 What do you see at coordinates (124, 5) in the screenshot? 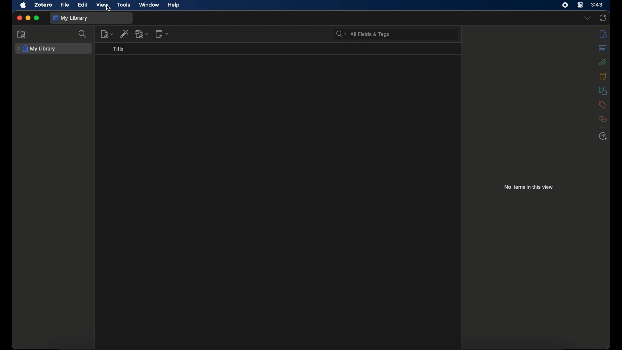
I see `tools` at bounding box center [124, 5].